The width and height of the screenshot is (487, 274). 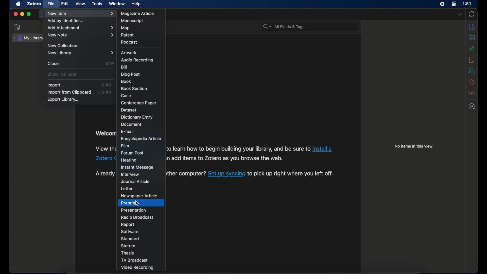 I want to click on instant message, so click(x=137, y=167).